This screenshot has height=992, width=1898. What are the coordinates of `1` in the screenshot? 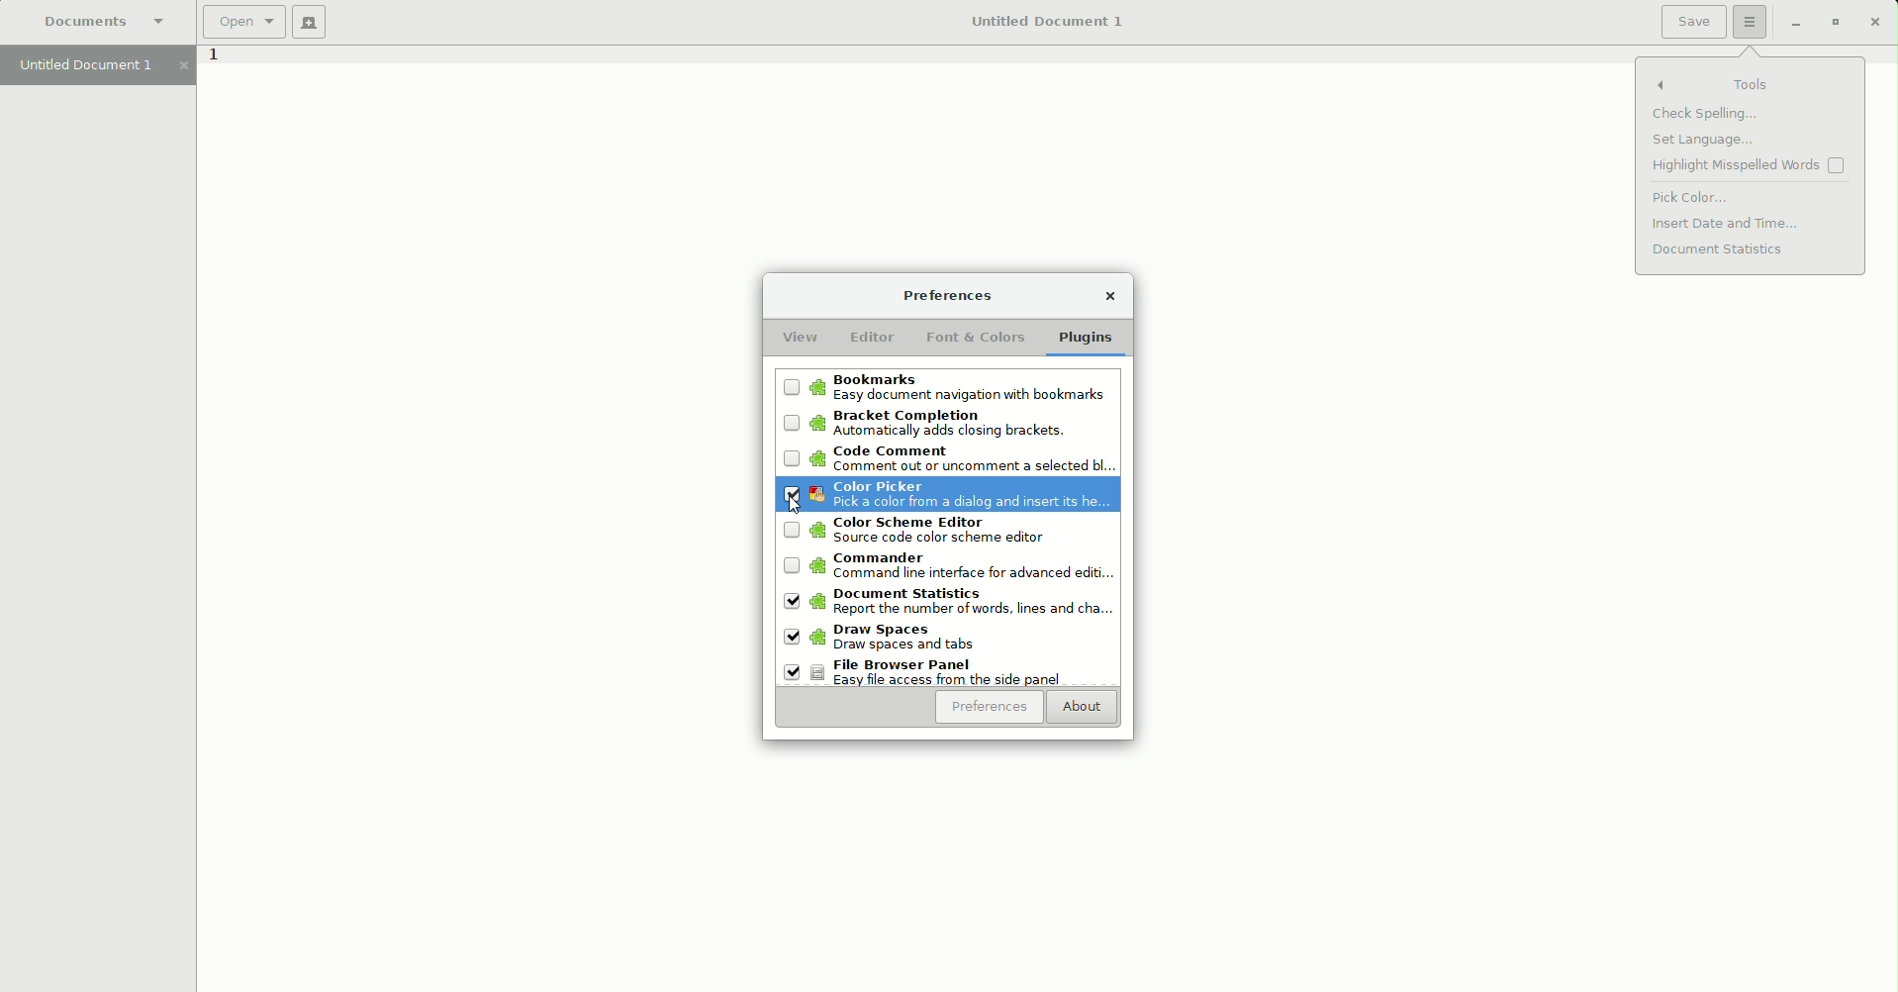 It's located at (213, 59).